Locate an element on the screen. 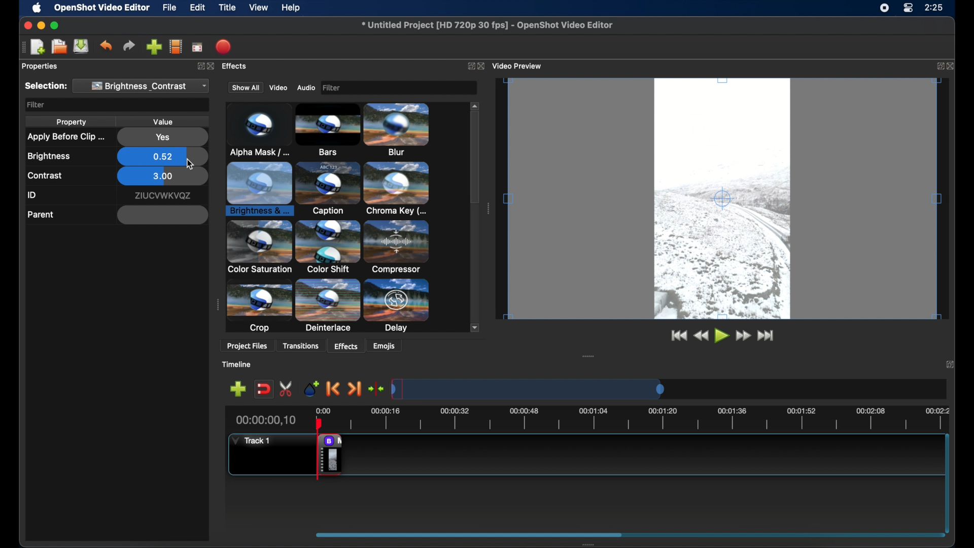  value is located at coordinates (164, 121).